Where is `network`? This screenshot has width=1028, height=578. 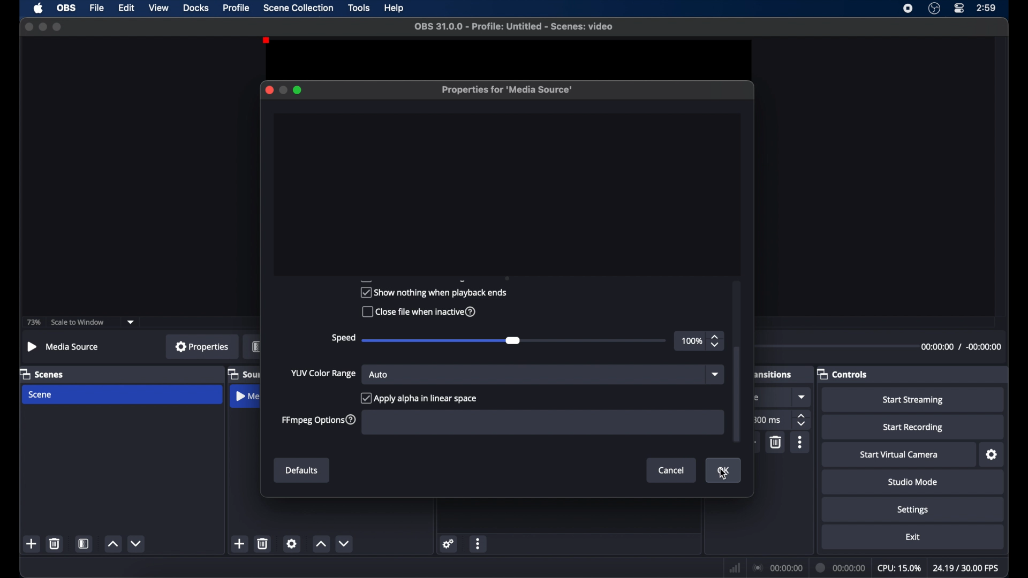 network is located at coordinates (735, 568).